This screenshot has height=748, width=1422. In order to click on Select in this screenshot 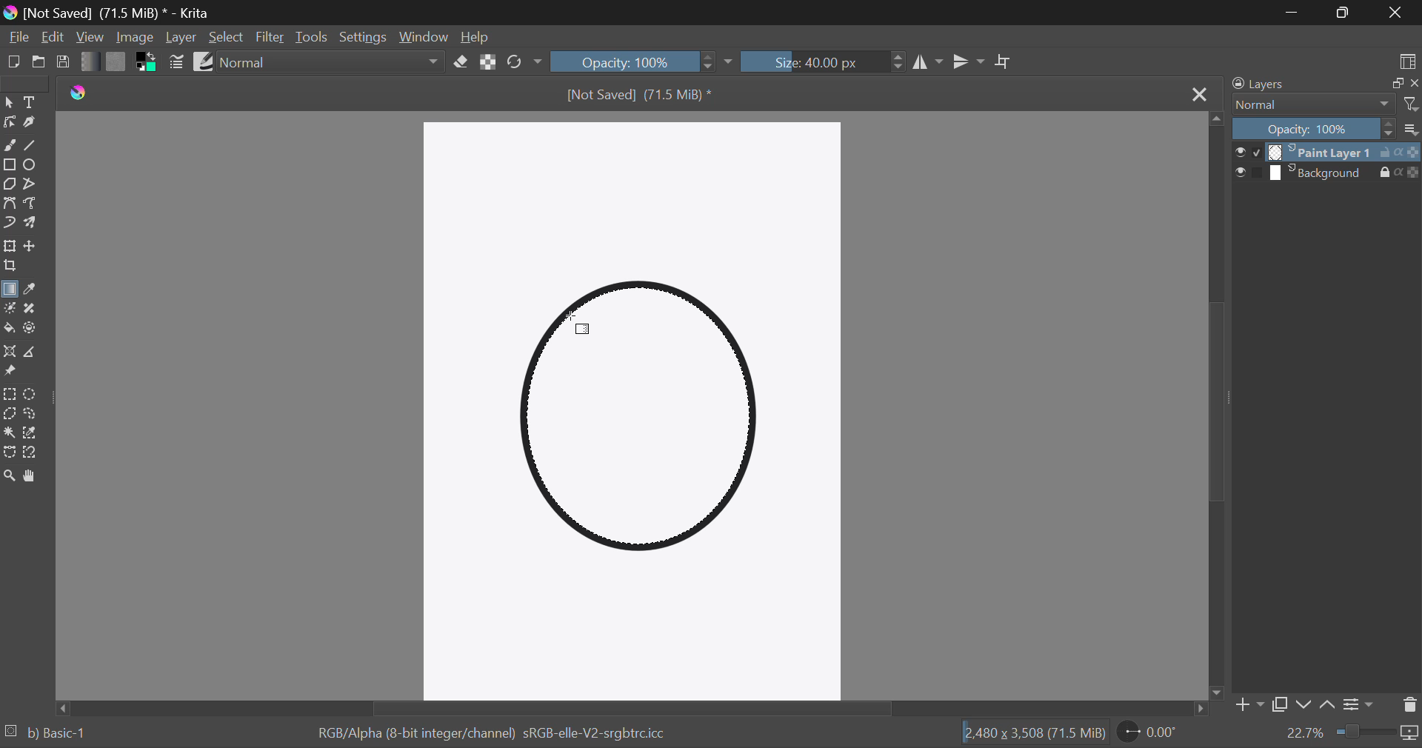, I will do `click(227, 39)`.